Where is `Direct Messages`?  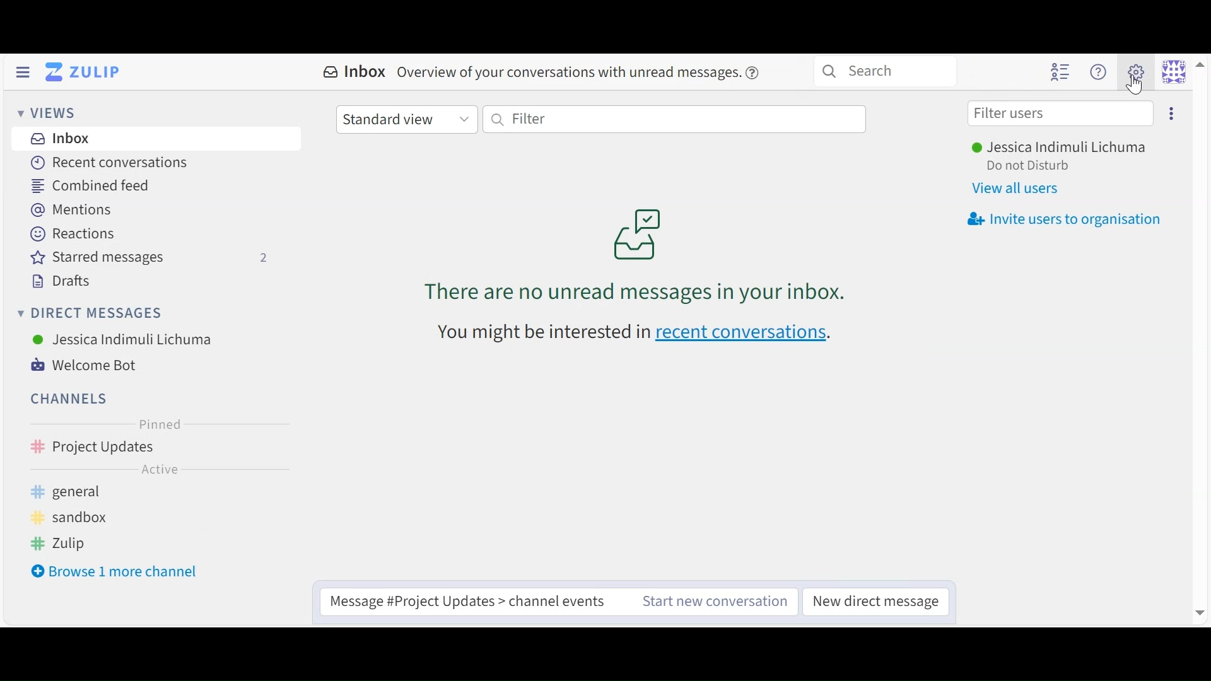
Direct Messages is located at coordinates (90, 314).